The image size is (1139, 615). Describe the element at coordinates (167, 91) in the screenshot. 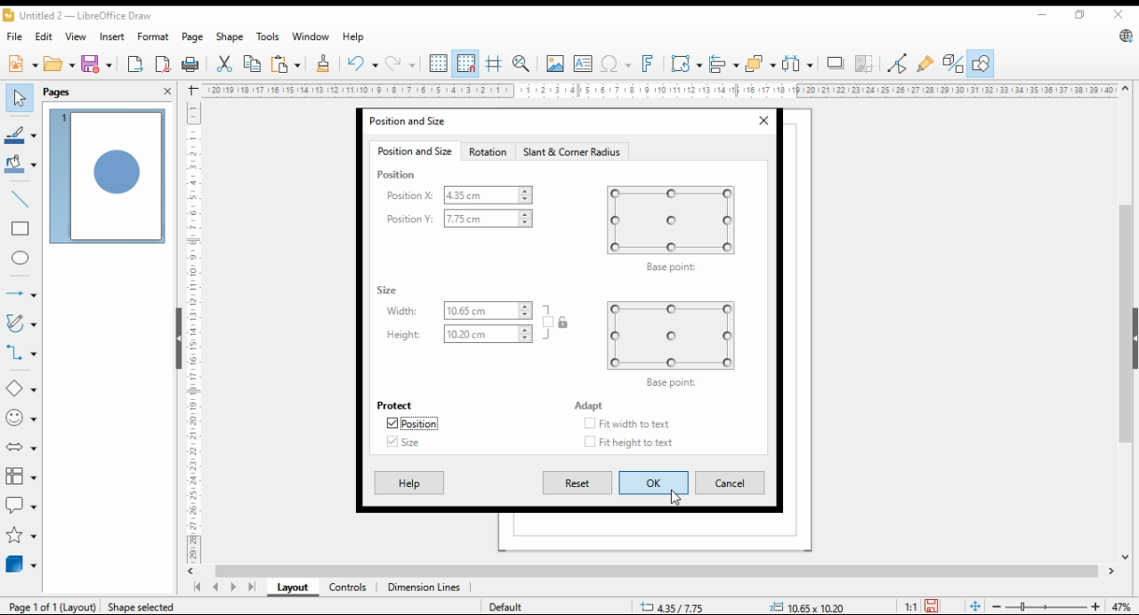

I see `close pane` at that location.